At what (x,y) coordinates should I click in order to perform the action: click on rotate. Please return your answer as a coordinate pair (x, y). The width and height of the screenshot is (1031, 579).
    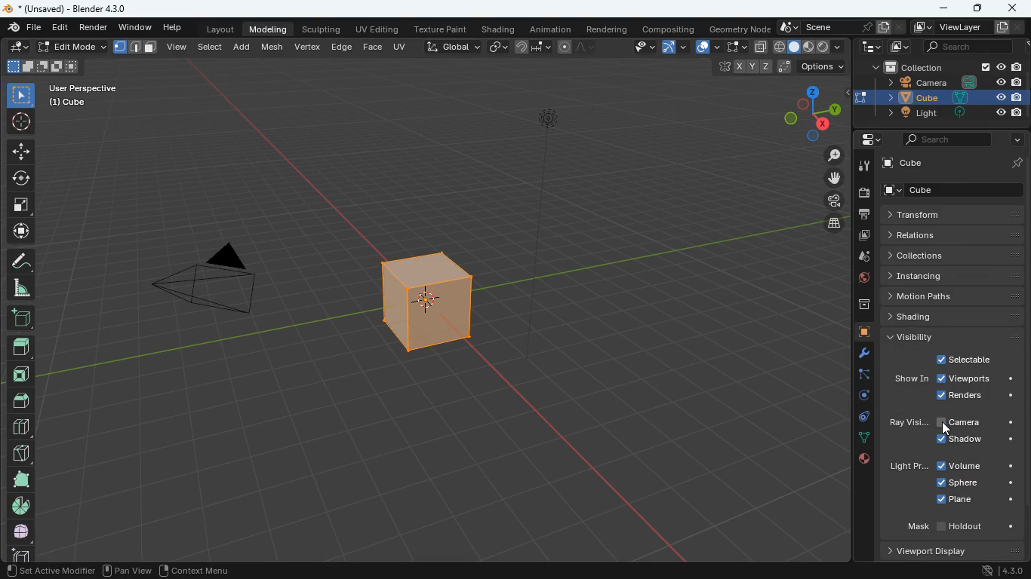
    Looking at the image, I should click on (861, 397).